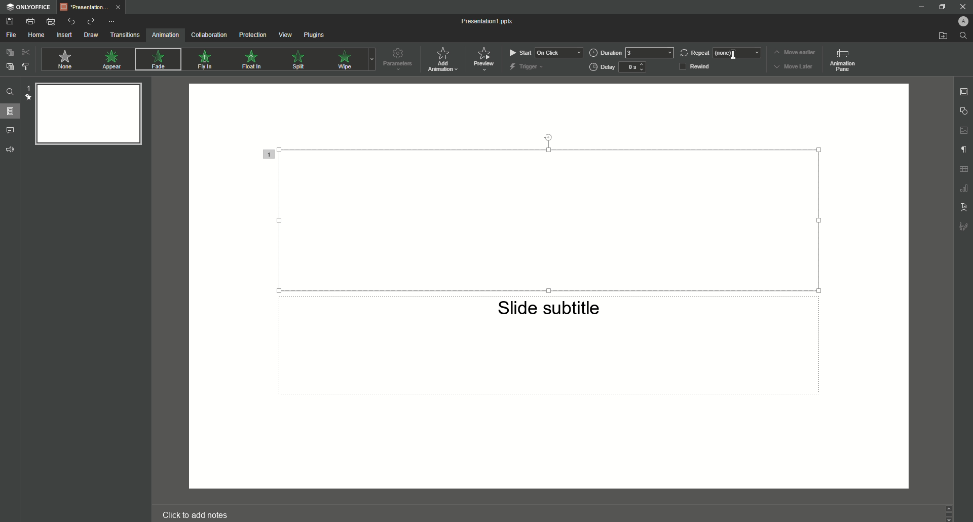 The image size is (973, 522). What do you see at coordinates (9, 53) in the screenshot?
I see `Copy` at bounding box center [9, 53].